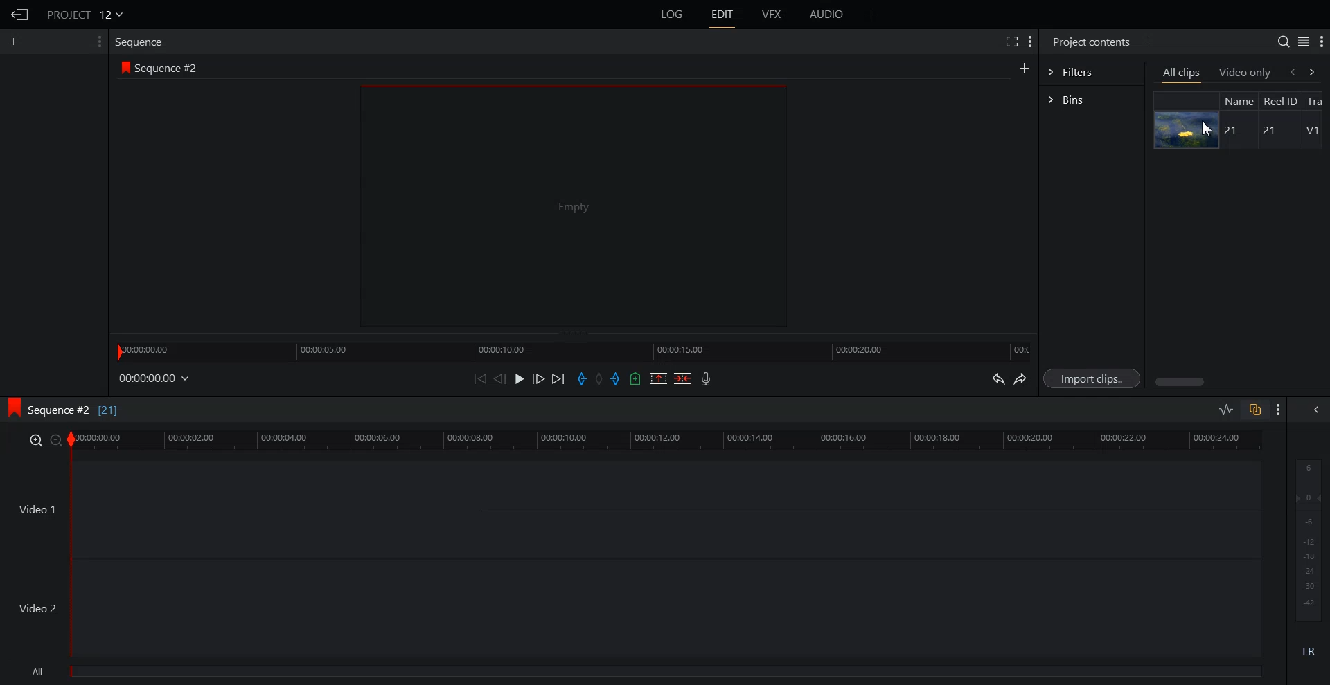 This screenshot has height=685, width=1330. What do you see at coordinates (707, 378) in the screenshot?
I see `Record Audio` at bounding box center [707, 378].